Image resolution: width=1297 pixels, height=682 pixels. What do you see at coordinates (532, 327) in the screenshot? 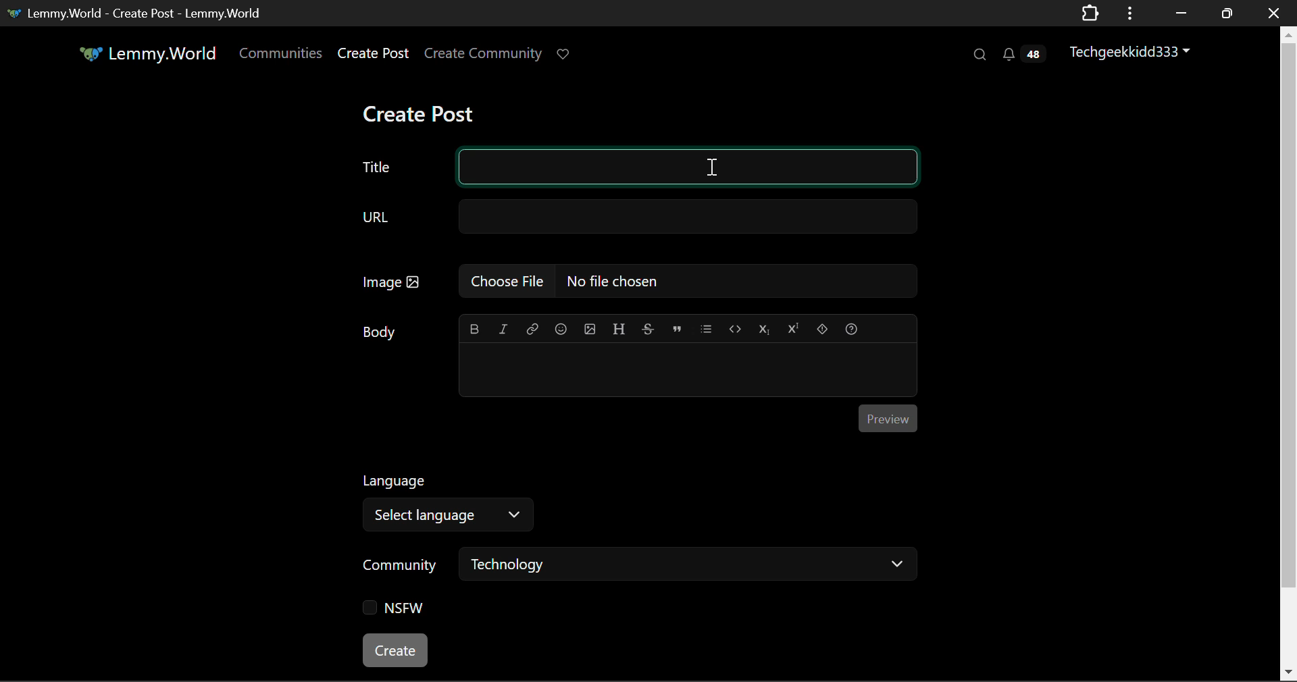
I see `link` at bounding box center [532, 327].